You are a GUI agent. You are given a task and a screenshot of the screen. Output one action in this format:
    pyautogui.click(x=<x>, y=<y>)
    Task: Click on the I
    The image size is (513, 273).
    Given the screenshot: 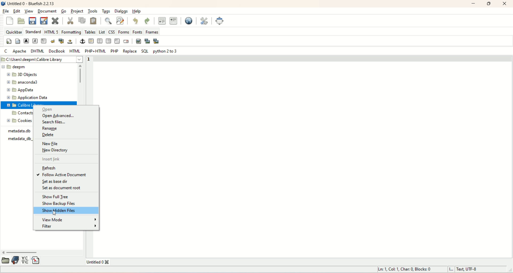 What is the action you would take?
    pyautogui.click(x=453, y=270)
    